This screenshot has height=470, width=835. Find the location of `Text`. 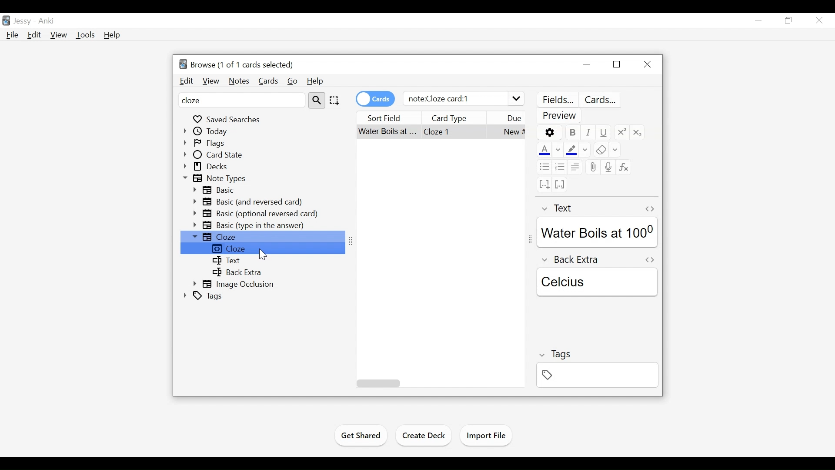

Text is located at coordinates (557, 208).